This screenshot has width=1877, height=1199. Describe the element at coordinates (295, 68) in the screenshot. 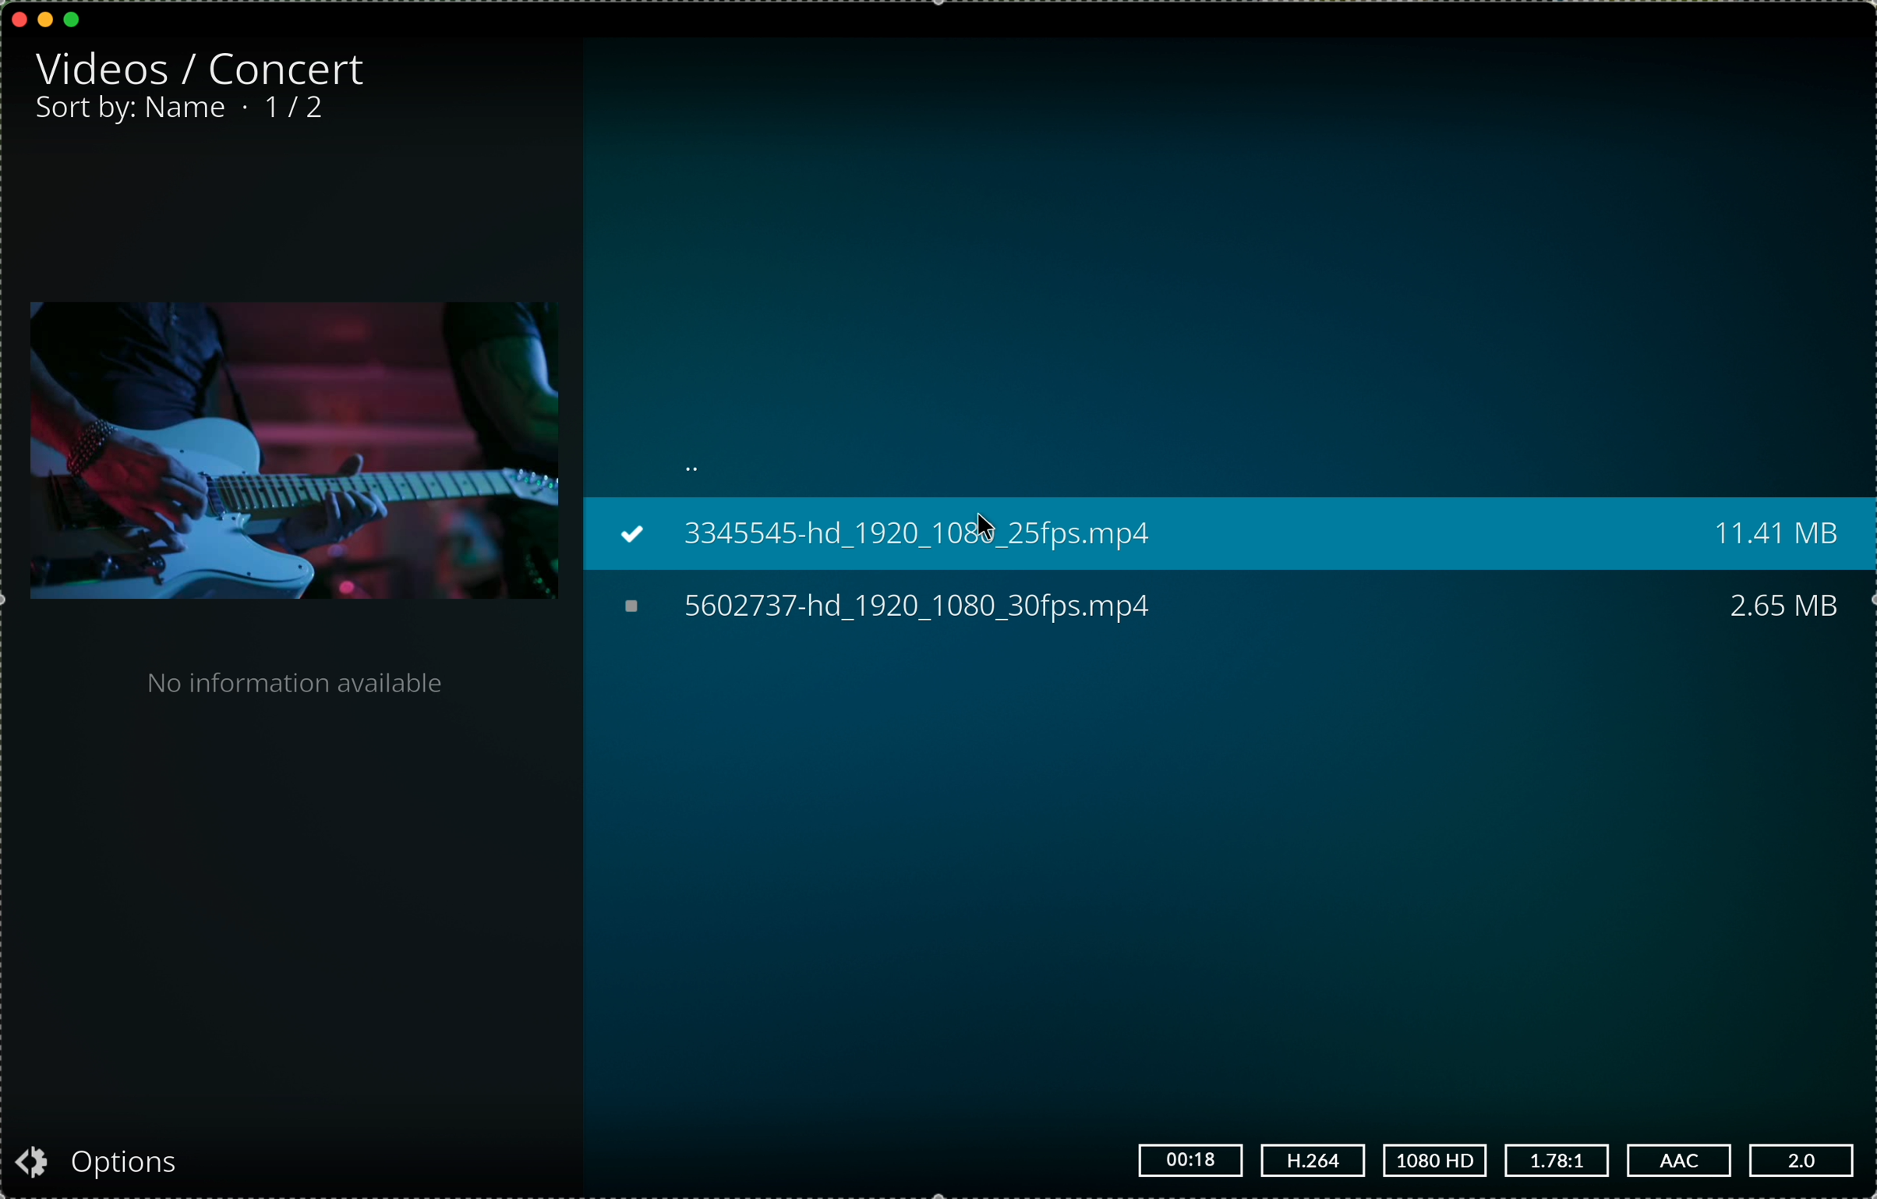

I see `concert` at that location.